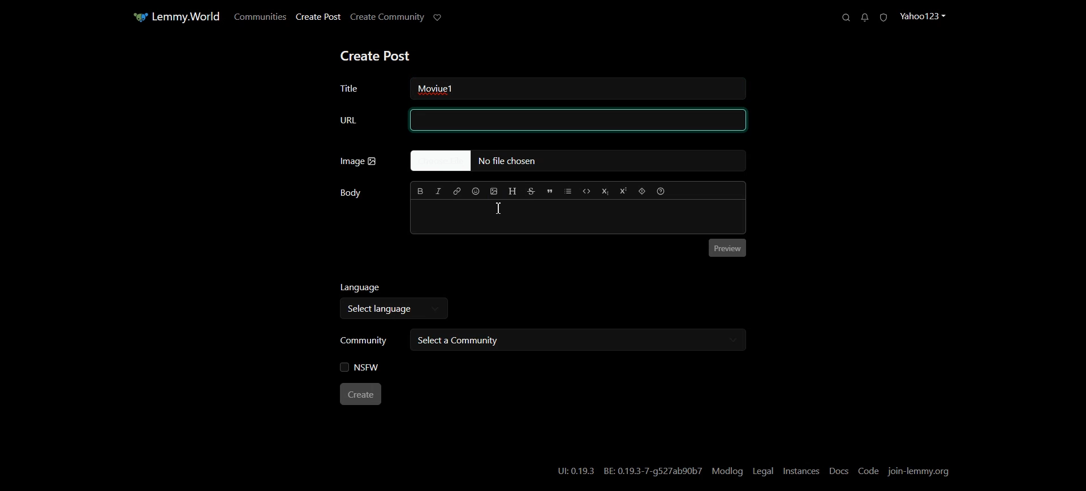 Image resolution: width=1086 pixels, height=491 pixels. Describe the element at coordinates (920, 471) in the screenshot. I see `Join-lemmy.org` at that location.